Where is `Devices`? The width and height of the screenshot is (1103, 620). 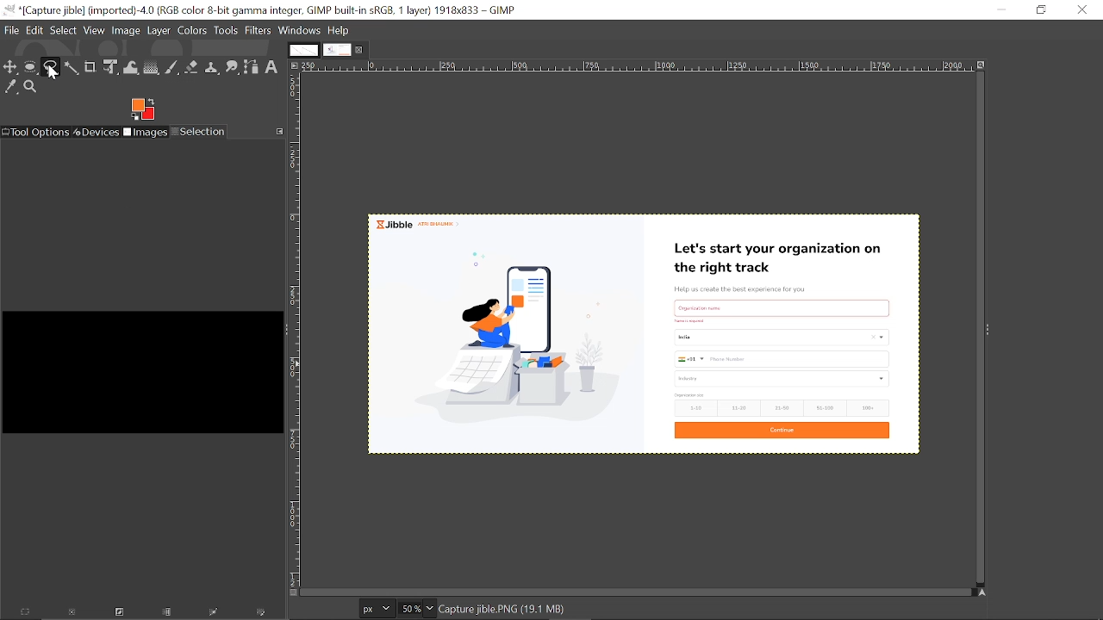 Devices is located at coordinates (97, 132).